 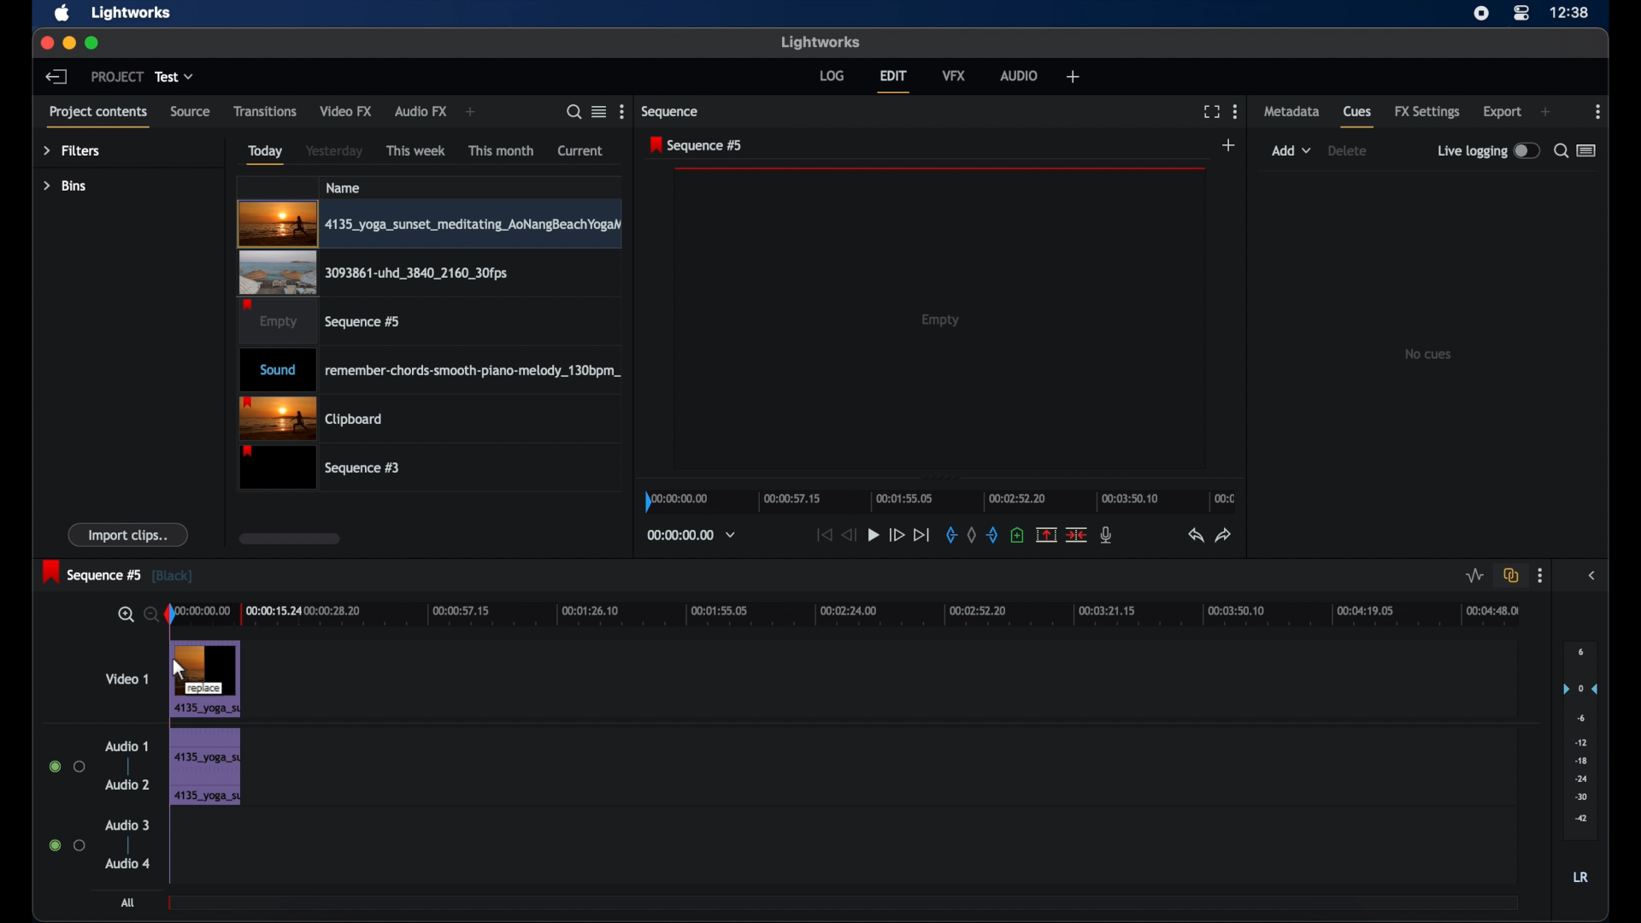 What do you see at coordinates (873, 535) in the screenshot?
I see `play button` at bounding box center [873, 535].